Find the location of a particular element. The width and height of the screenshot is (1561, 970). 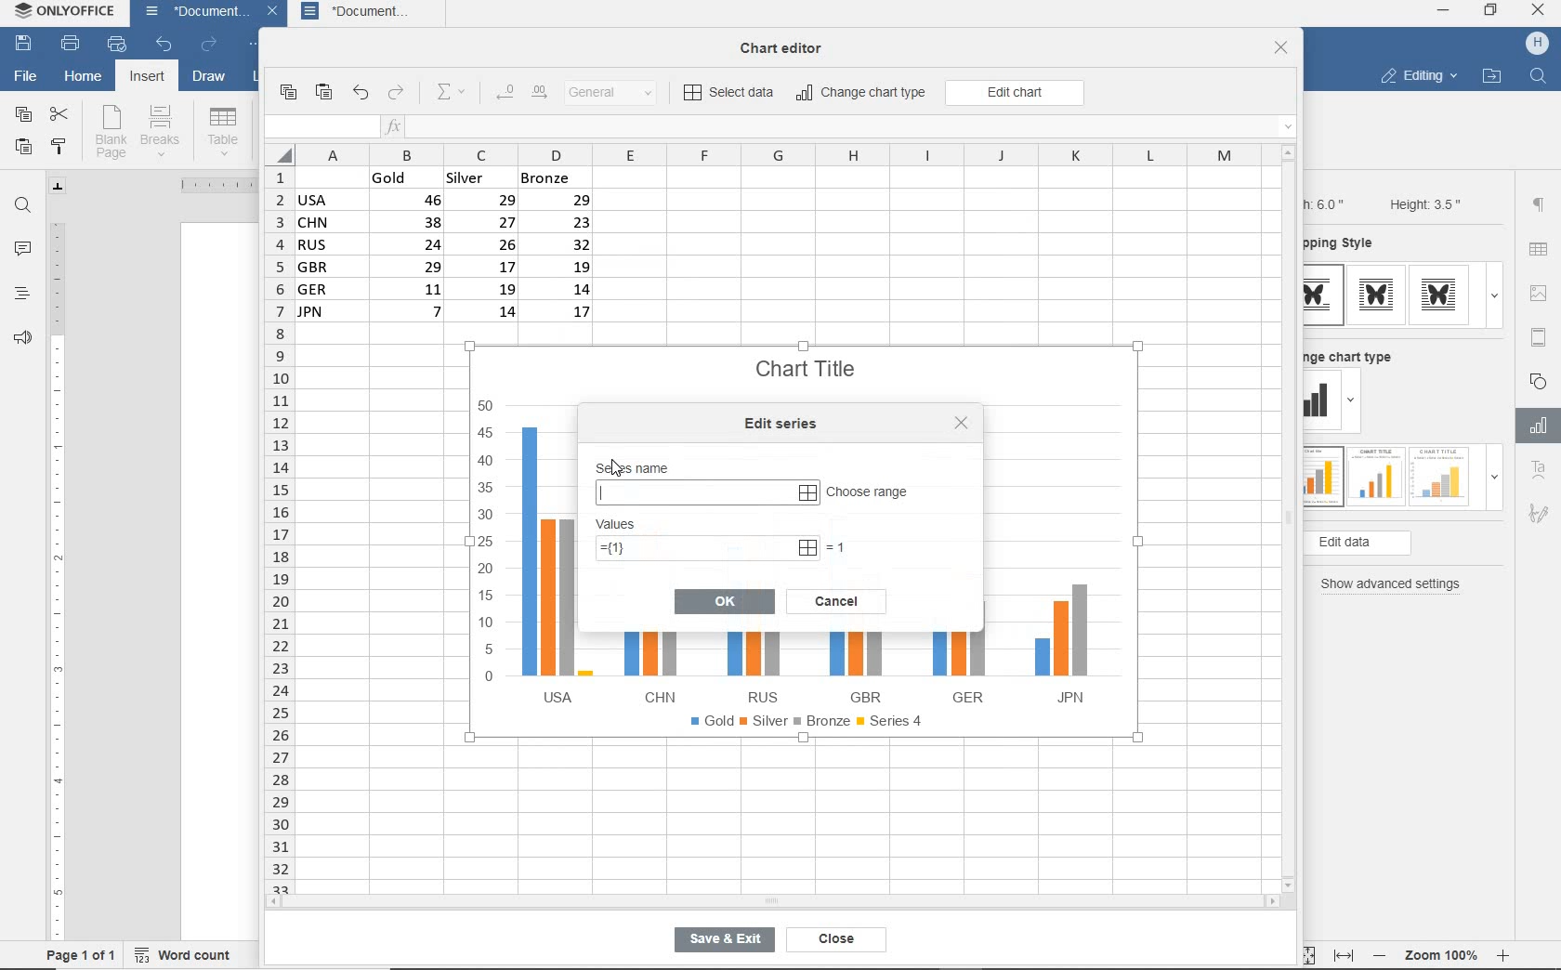

ruler is located at coordinates (209, 185).